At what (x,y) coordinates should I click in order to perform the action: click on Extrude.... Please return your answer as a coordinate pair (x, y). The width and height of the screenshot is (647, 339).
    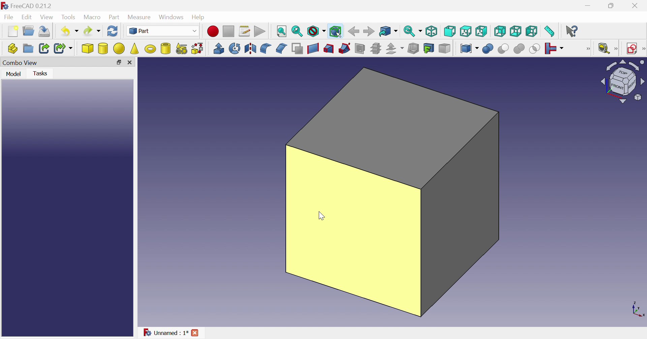
    Looking at the image, I should click on (218, 48).